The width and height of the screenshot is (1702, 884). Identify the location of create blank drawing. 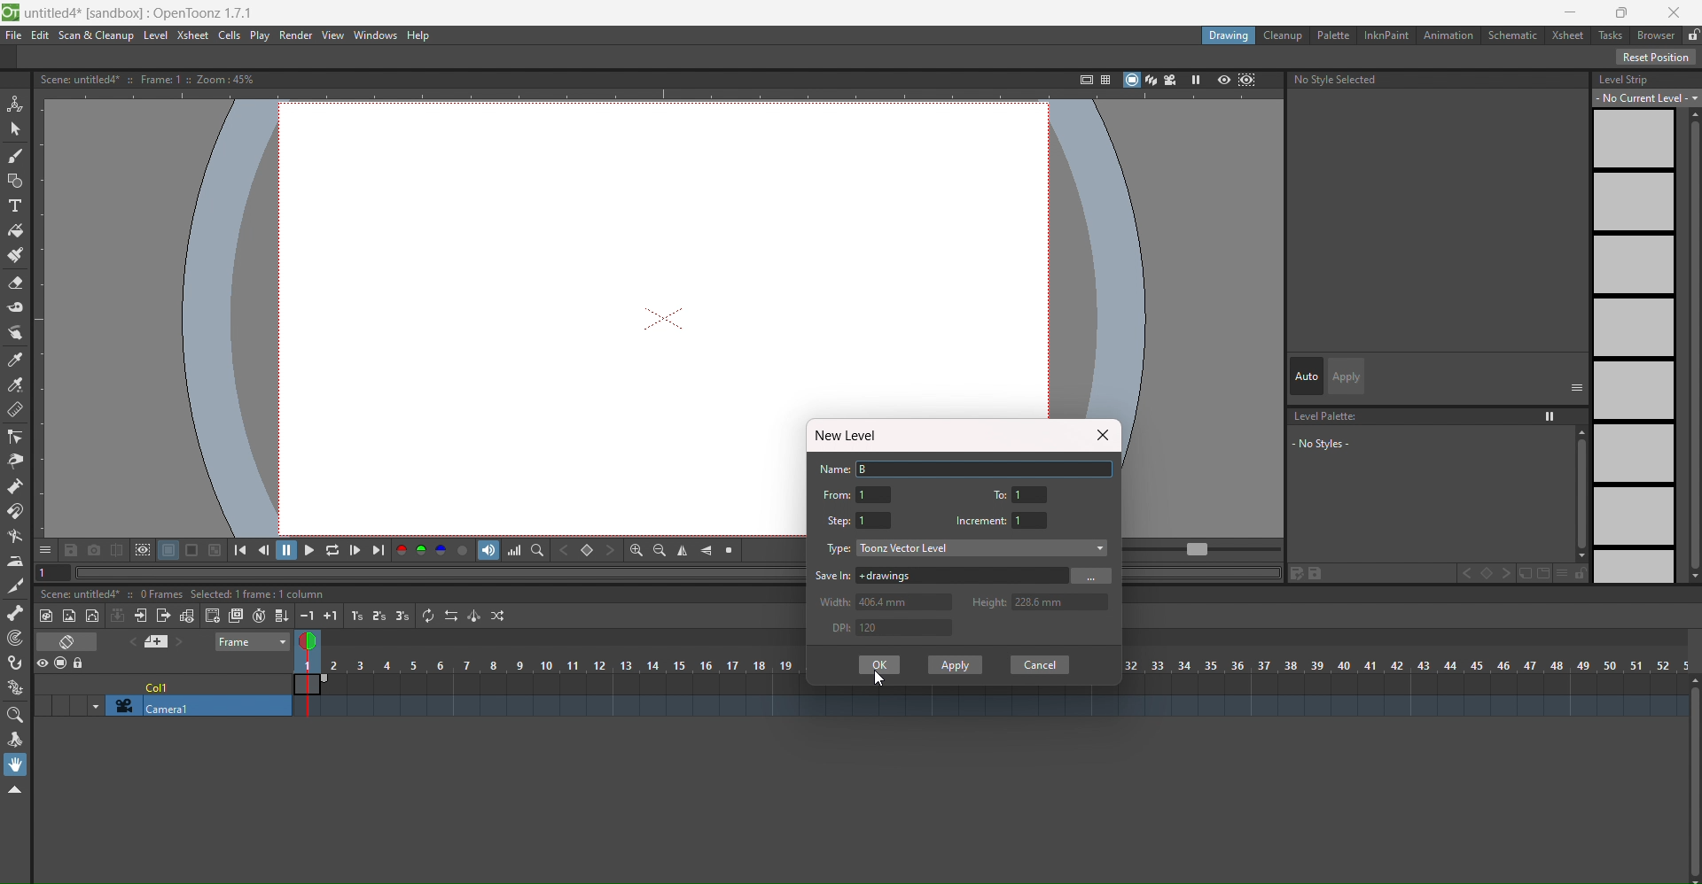
(212, 616).